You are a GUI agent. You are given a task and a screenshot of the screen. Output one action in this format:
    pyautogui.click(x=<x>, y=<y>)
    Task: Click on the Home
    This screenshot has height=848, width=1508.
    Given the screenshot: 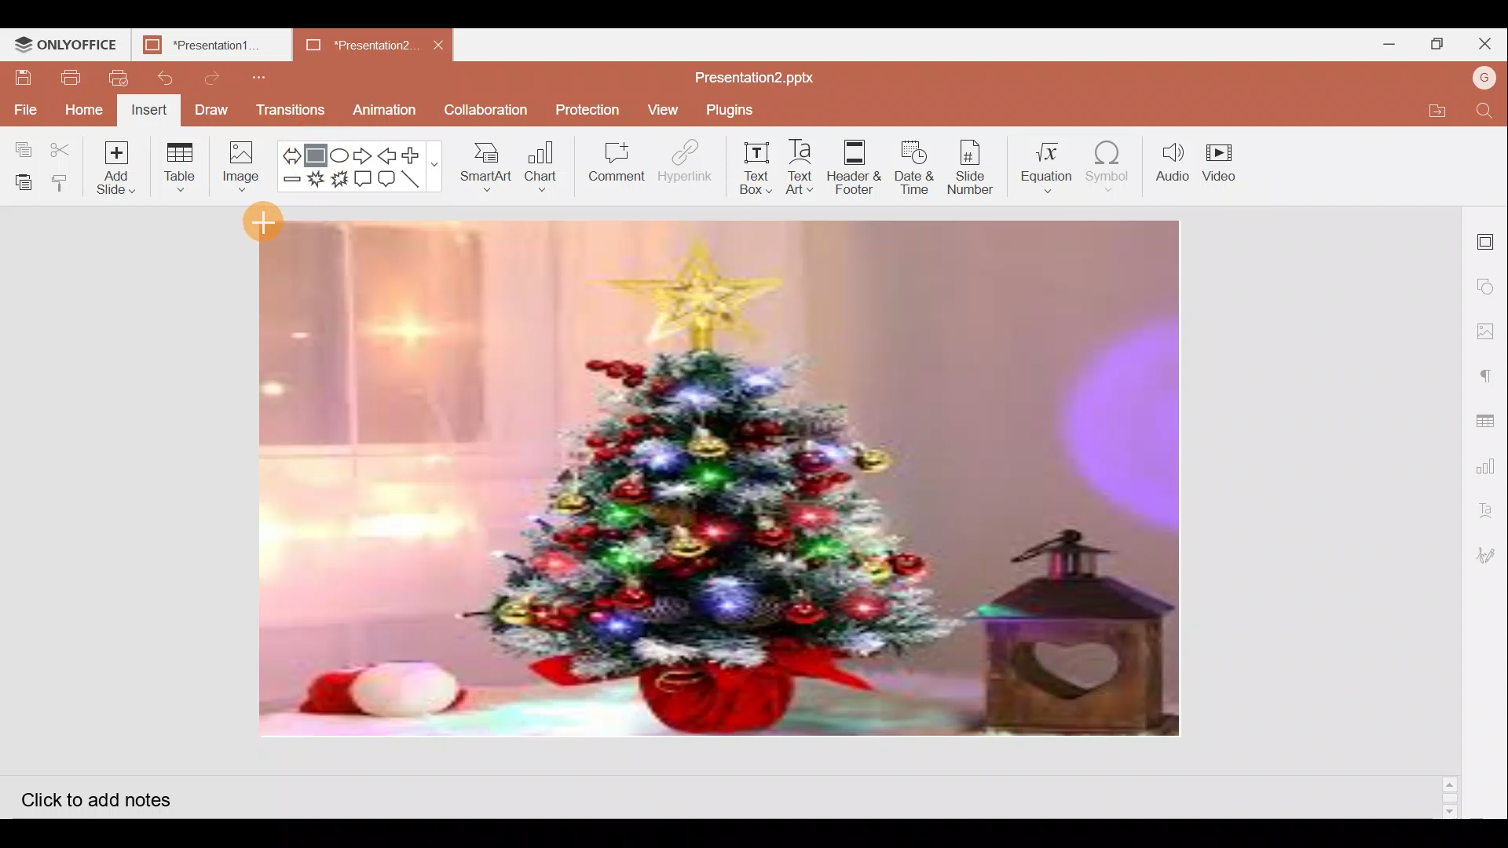 What is the action you would take?
    pyautogui.click(x=85, y=108)
    